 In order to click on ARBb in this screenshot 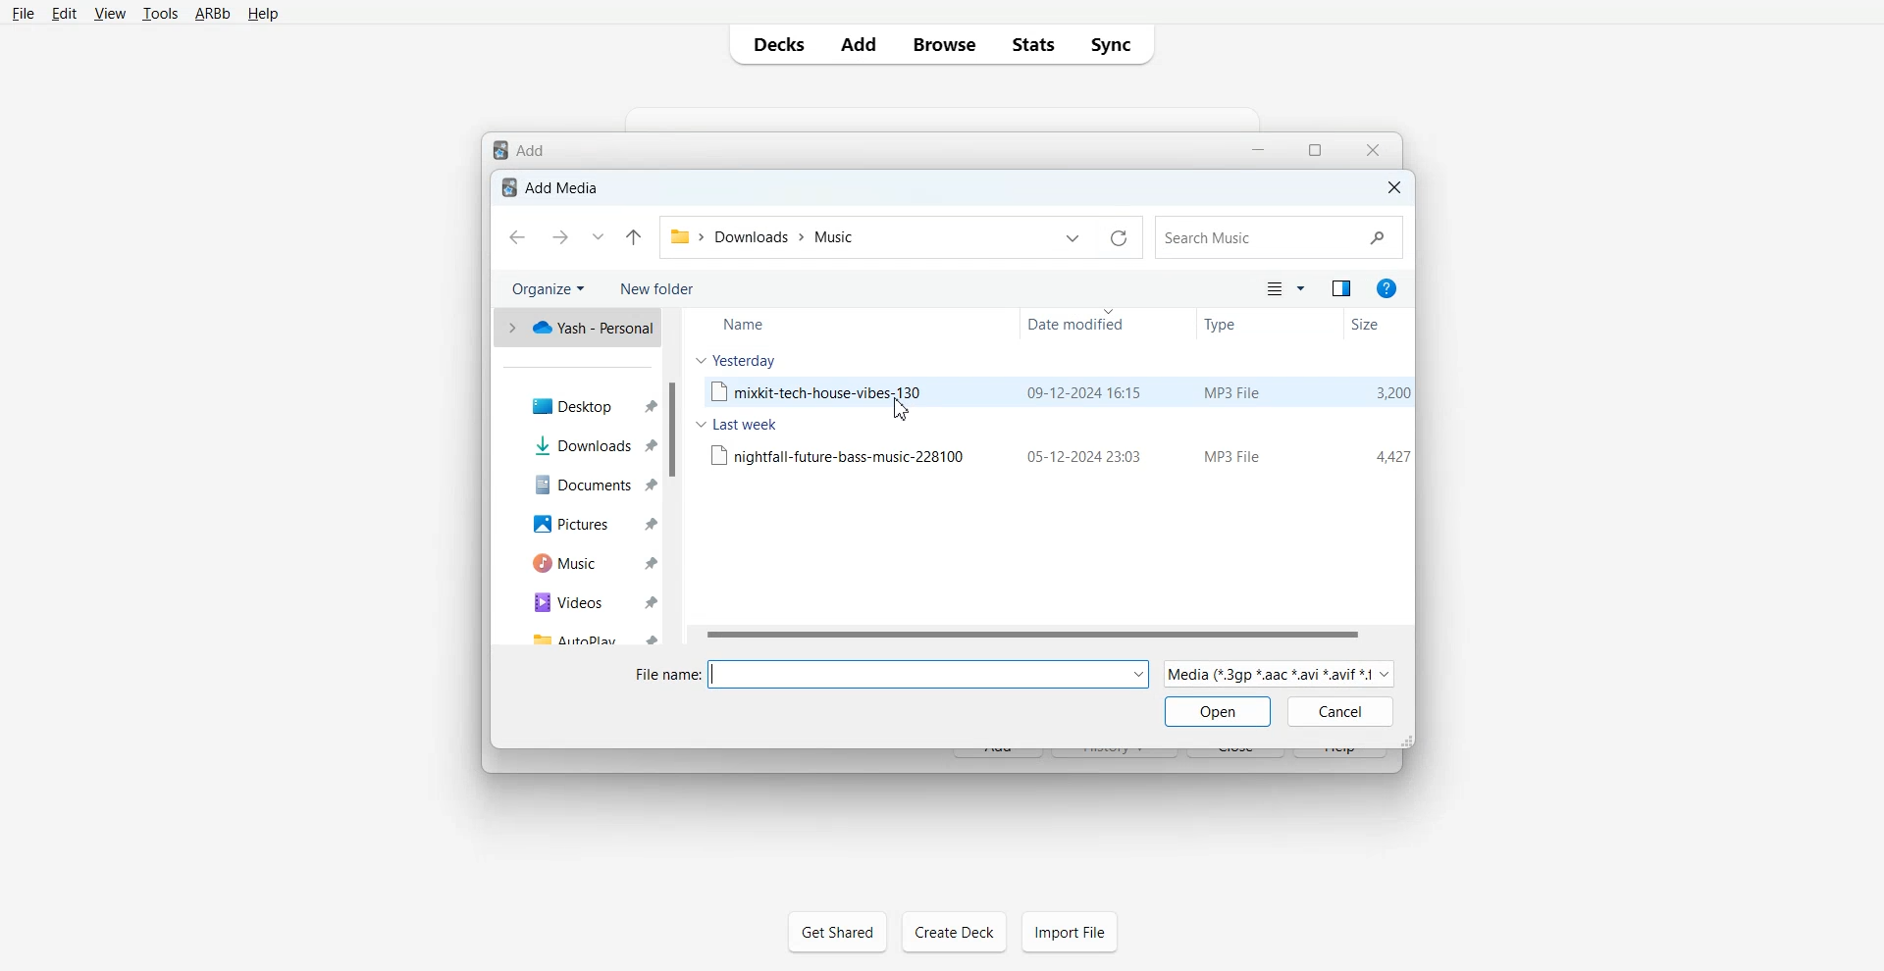, I will do `click(211, 13)`.